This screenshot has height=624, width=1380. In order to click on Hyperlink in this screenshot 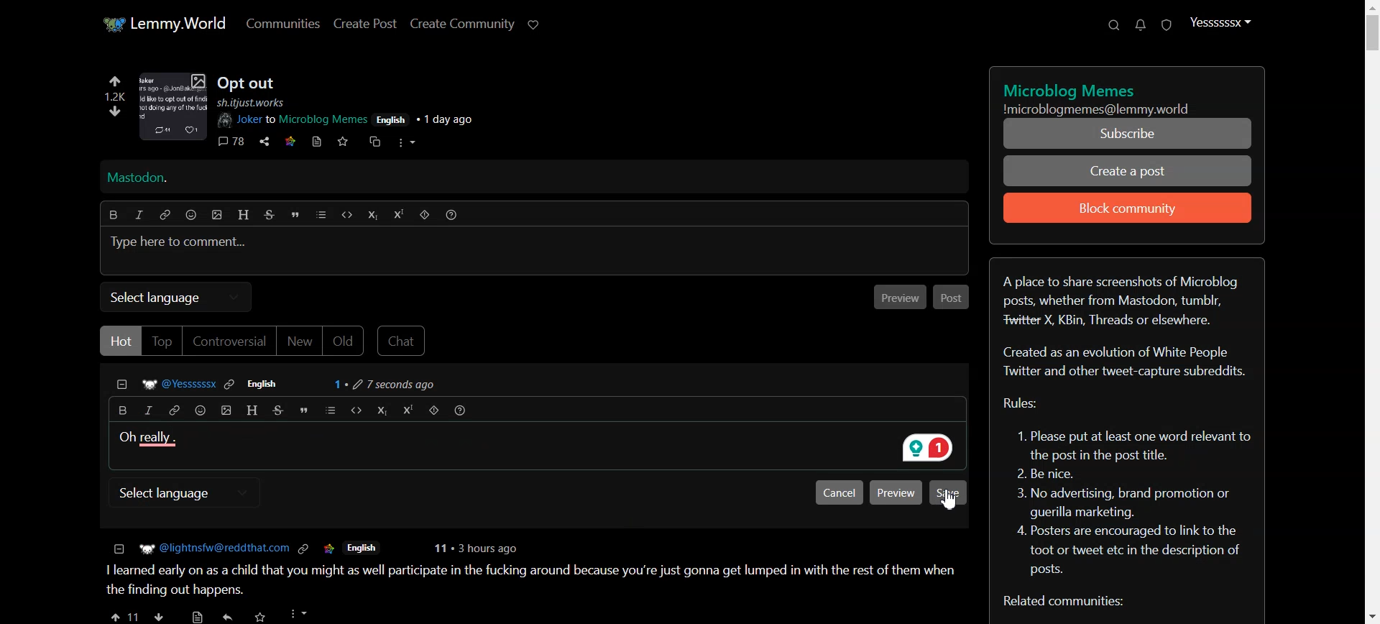, I will do `click(166, 214)`.